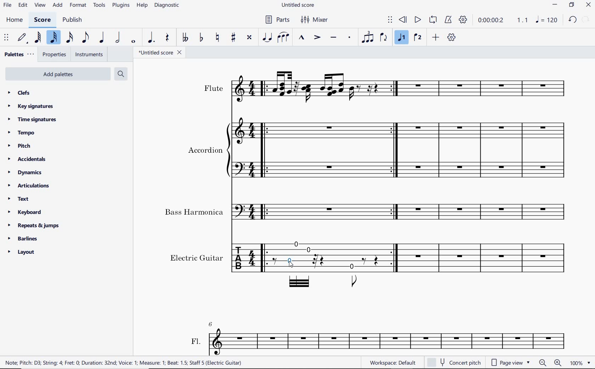 This screenshot has height=369, width=595. Describe the element at coordinates (14, 20) in the screenshot. I see `home` at that location.